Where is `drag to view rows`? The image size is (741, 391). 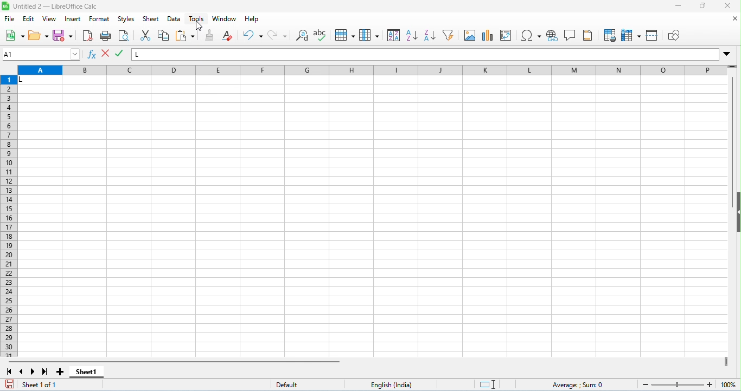 drag to view rows is located at coordinates (732, 66).